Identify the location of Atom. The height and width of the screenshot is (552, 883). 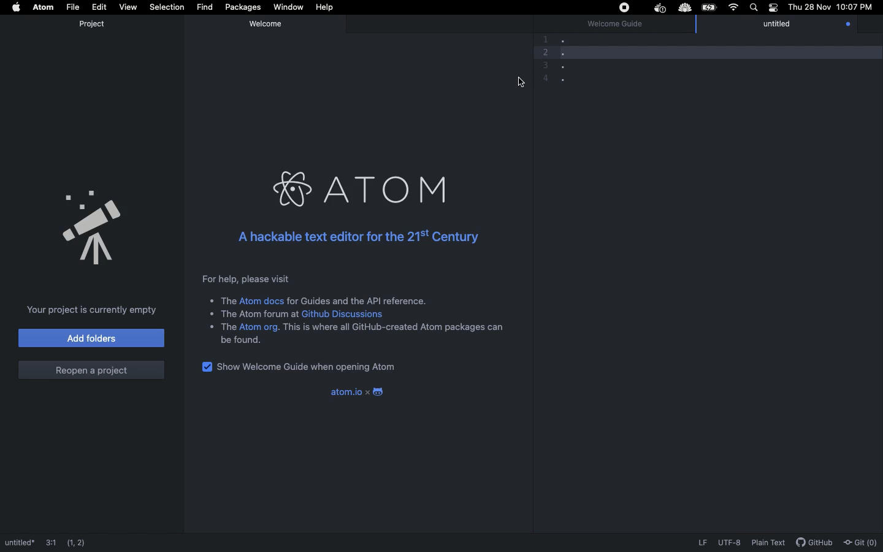
(43, 7).